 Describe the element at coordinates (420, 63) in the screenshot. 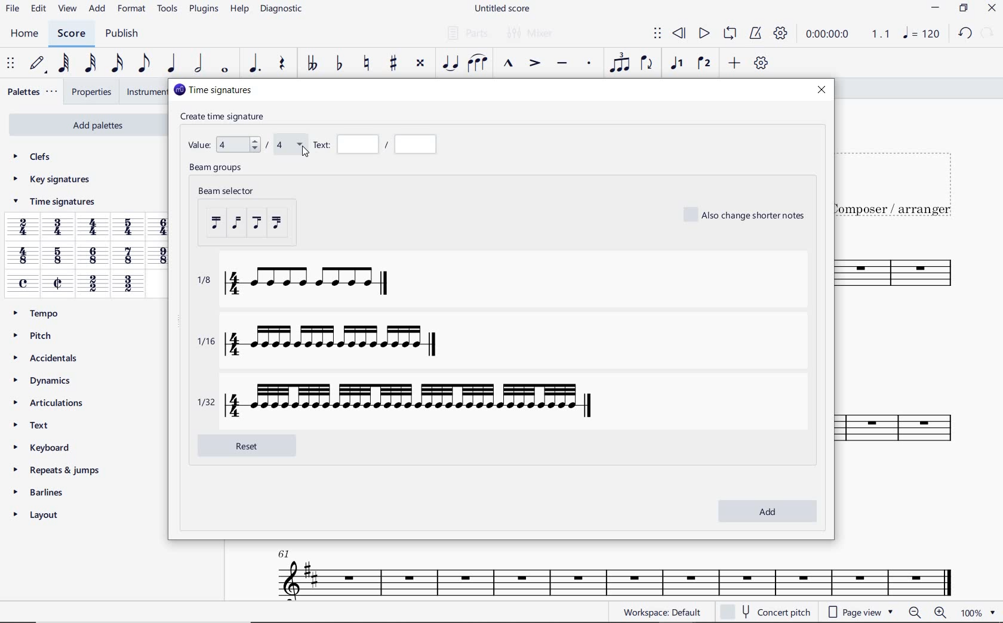

I see `TOGGLE DOUBLE-SHARP` at that location.